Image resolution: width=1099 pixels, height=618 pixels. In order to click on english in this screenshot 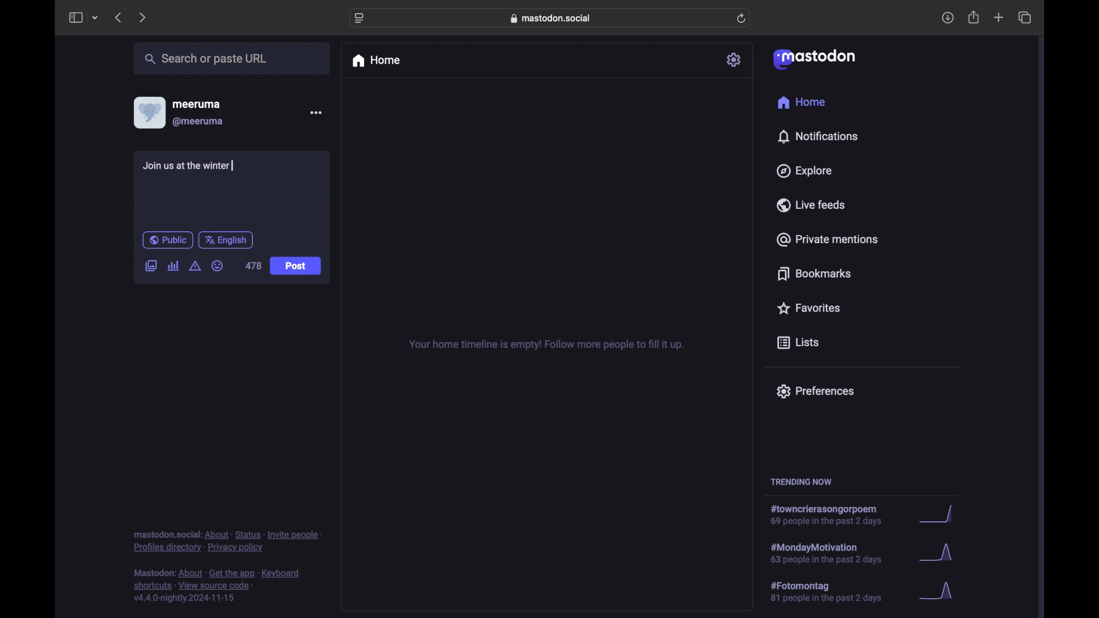, I will do `click(226, 240)`.